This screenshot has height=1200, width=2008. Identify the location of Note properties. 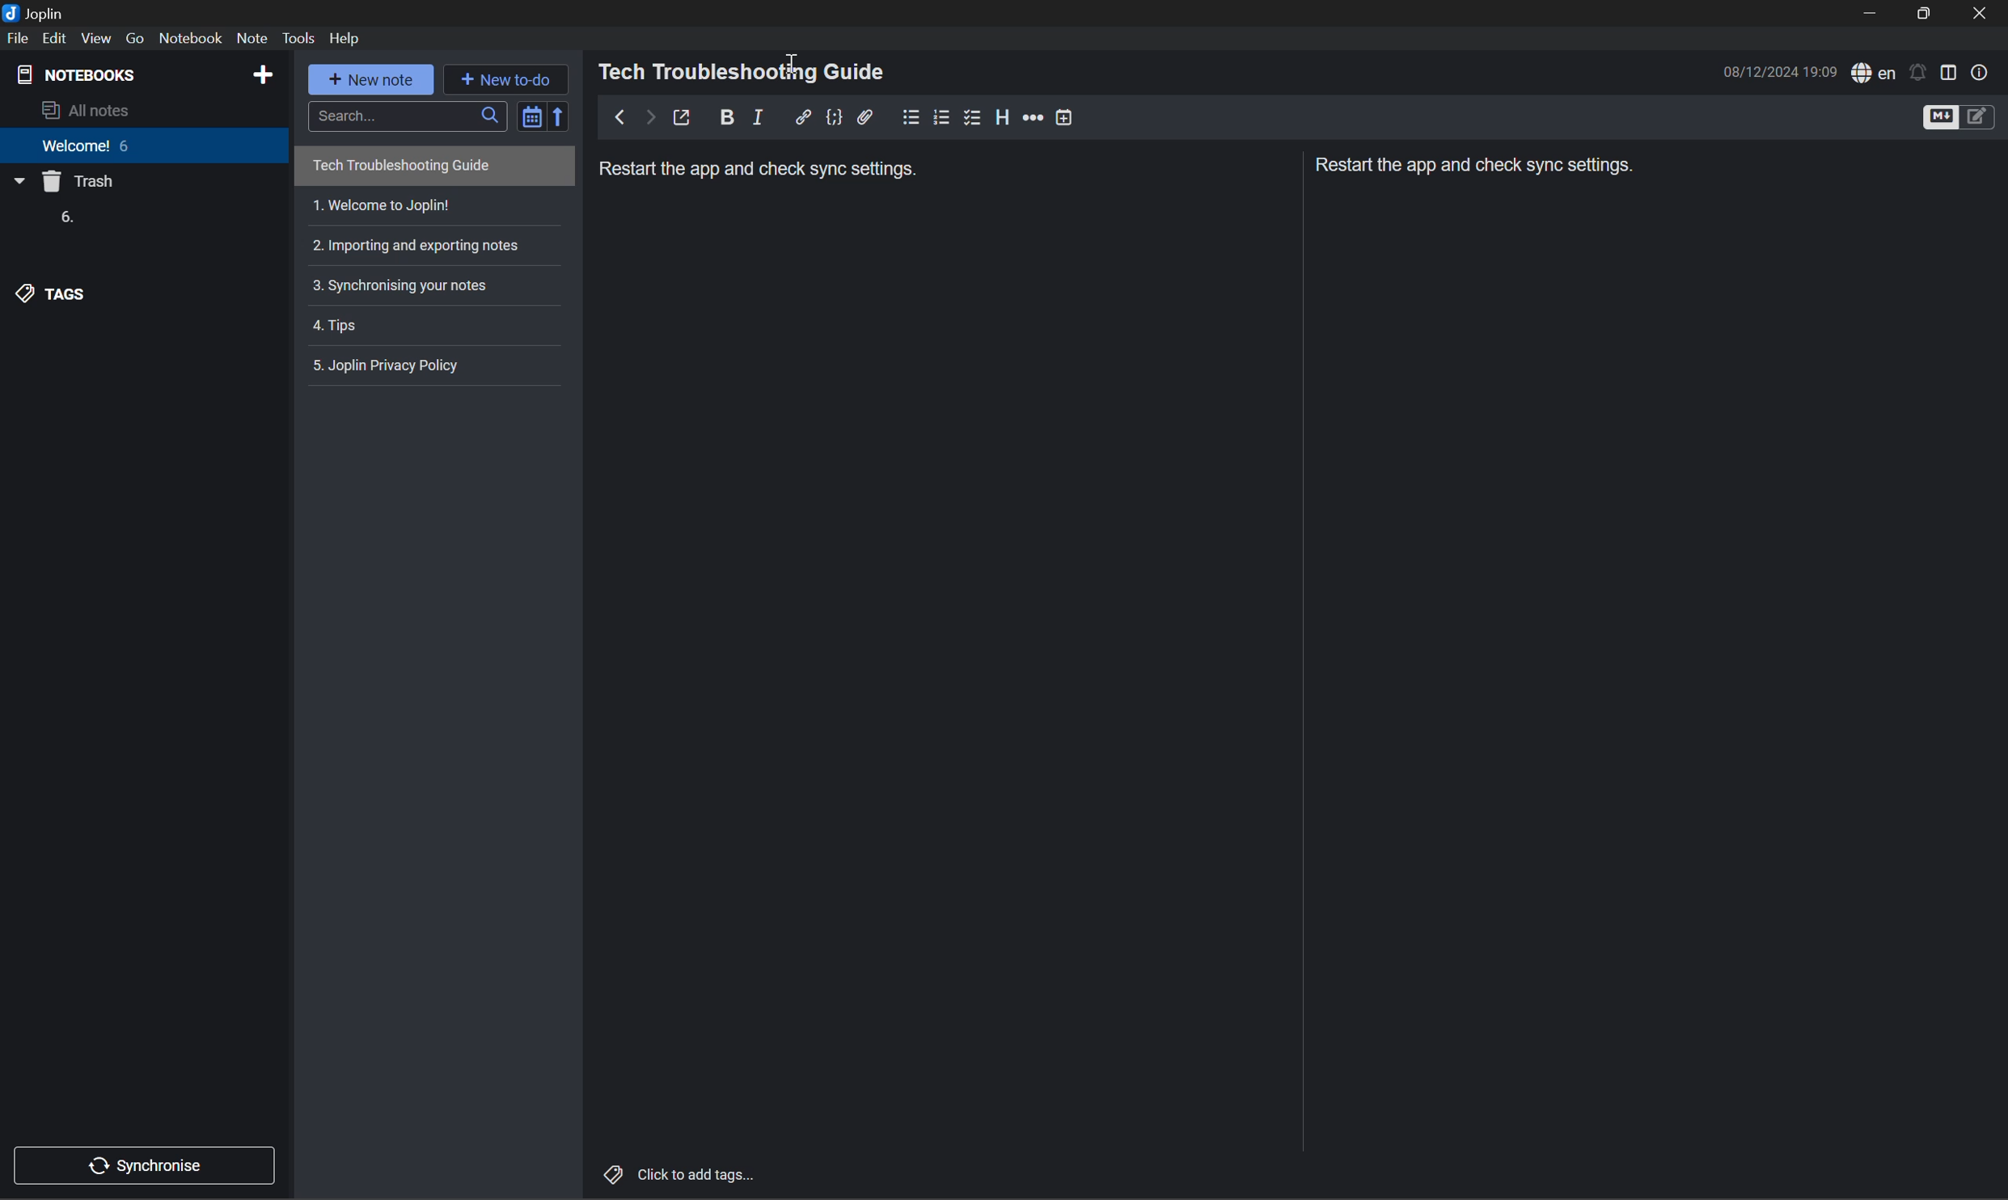
(1980, 72).